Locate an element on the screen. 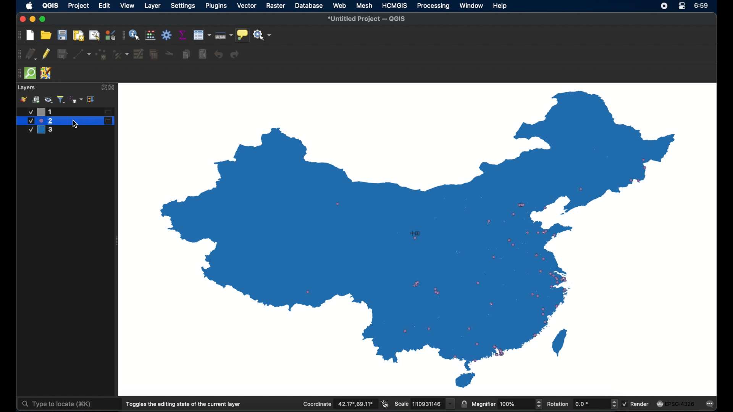 The height and width of the screenshot is (412, 733). show statistical summary  is located at coordinates (183, 35).